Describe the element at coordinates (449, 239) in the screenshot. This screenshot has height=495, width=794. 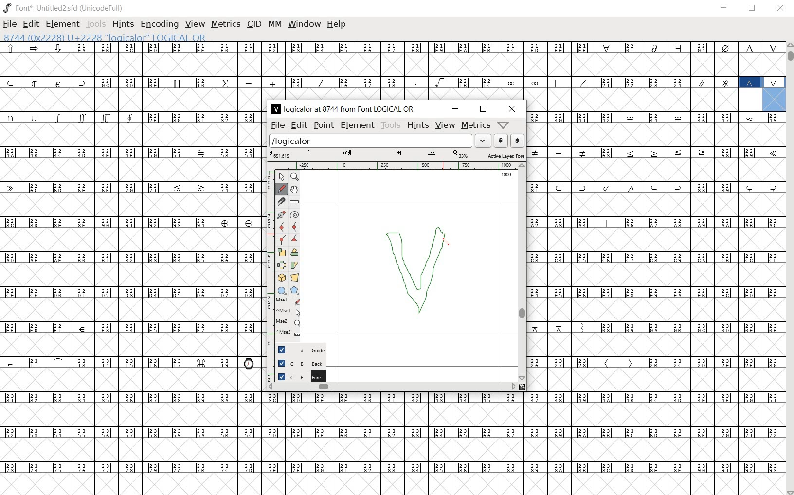
I see `pencil tool/cursor navigation` at that location.